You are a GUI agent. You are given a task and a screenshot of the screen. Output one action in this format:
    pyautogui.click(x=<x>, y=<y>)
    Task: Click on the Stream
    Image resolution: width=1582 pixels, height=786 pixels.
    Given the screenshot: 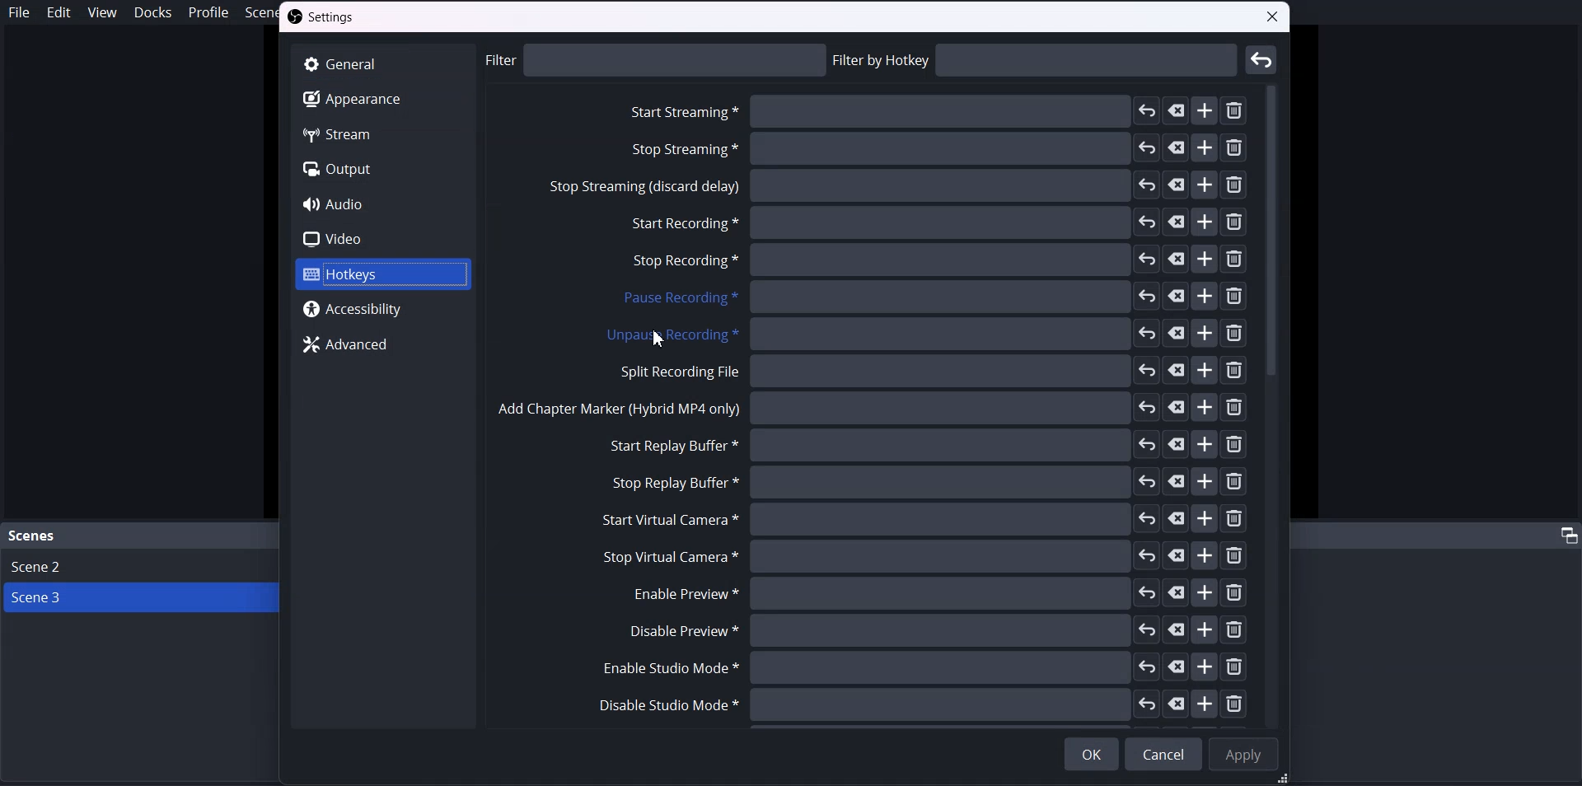 What is the action you would take?
    pyautogui.click(x=381, y=133)
    